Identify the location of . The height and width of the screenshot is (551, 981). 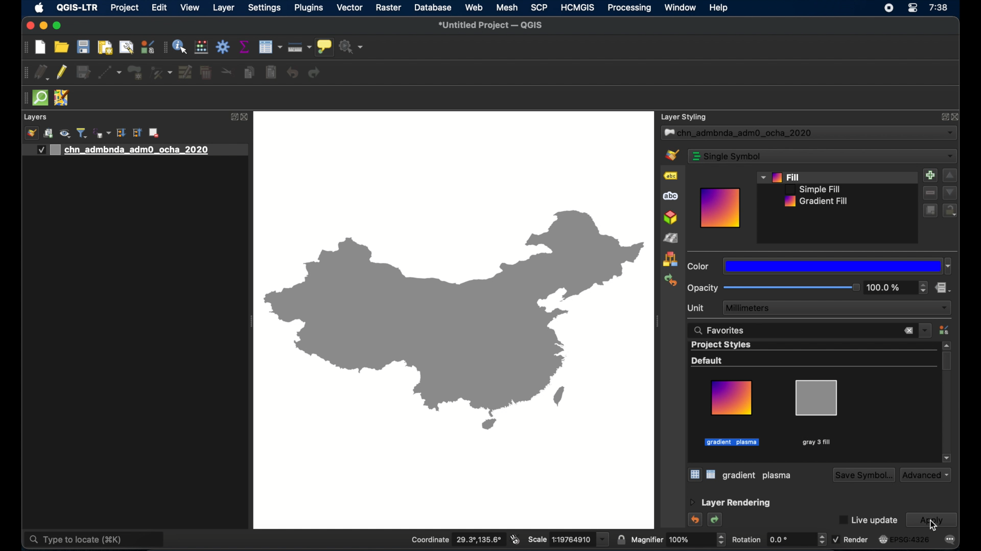
(454, 321).